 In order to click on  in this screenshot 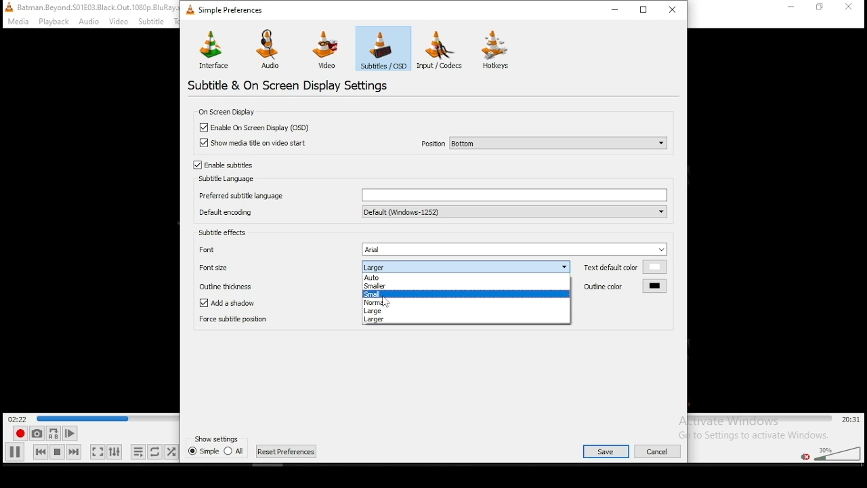, I will do `click(81, 416)`.